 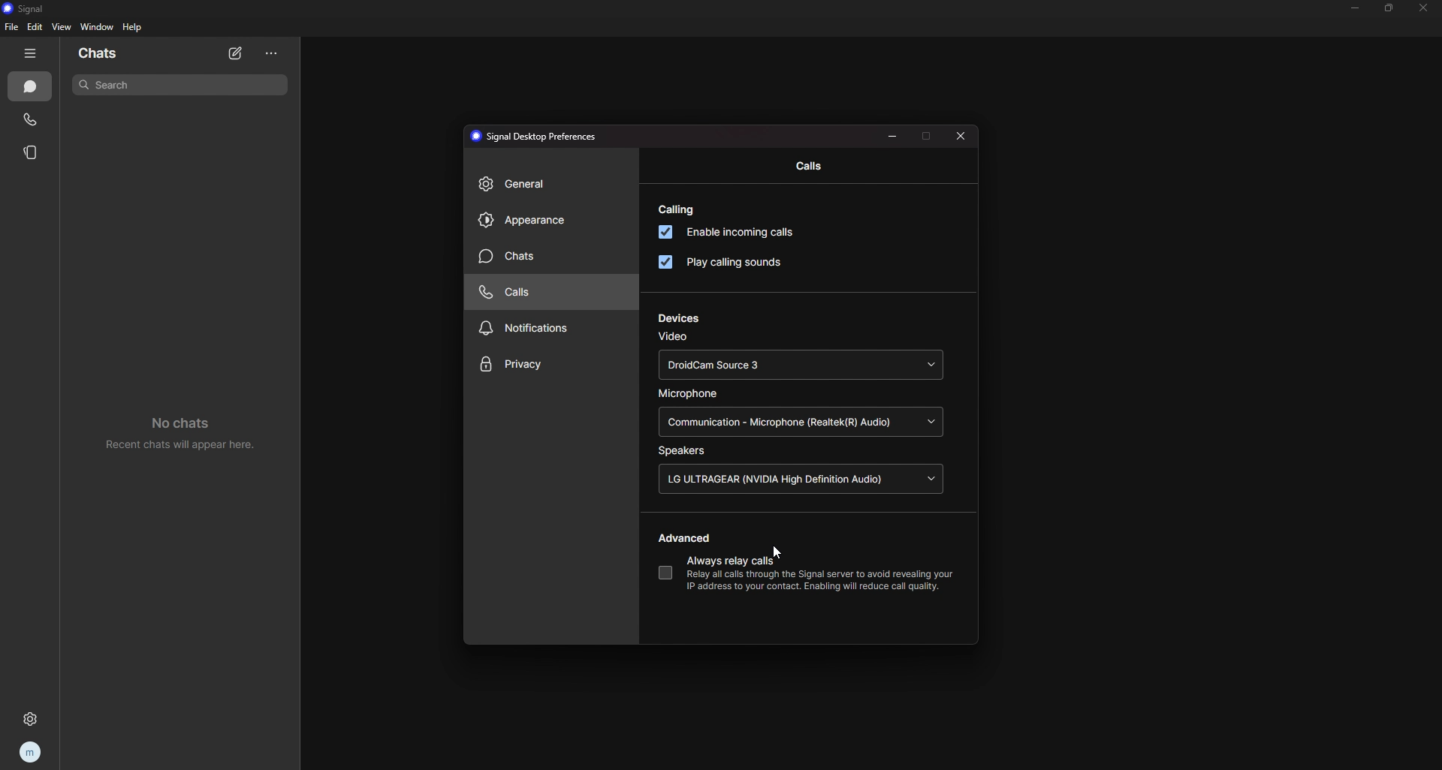 I want to click on chats, so click(x=102, y=54).